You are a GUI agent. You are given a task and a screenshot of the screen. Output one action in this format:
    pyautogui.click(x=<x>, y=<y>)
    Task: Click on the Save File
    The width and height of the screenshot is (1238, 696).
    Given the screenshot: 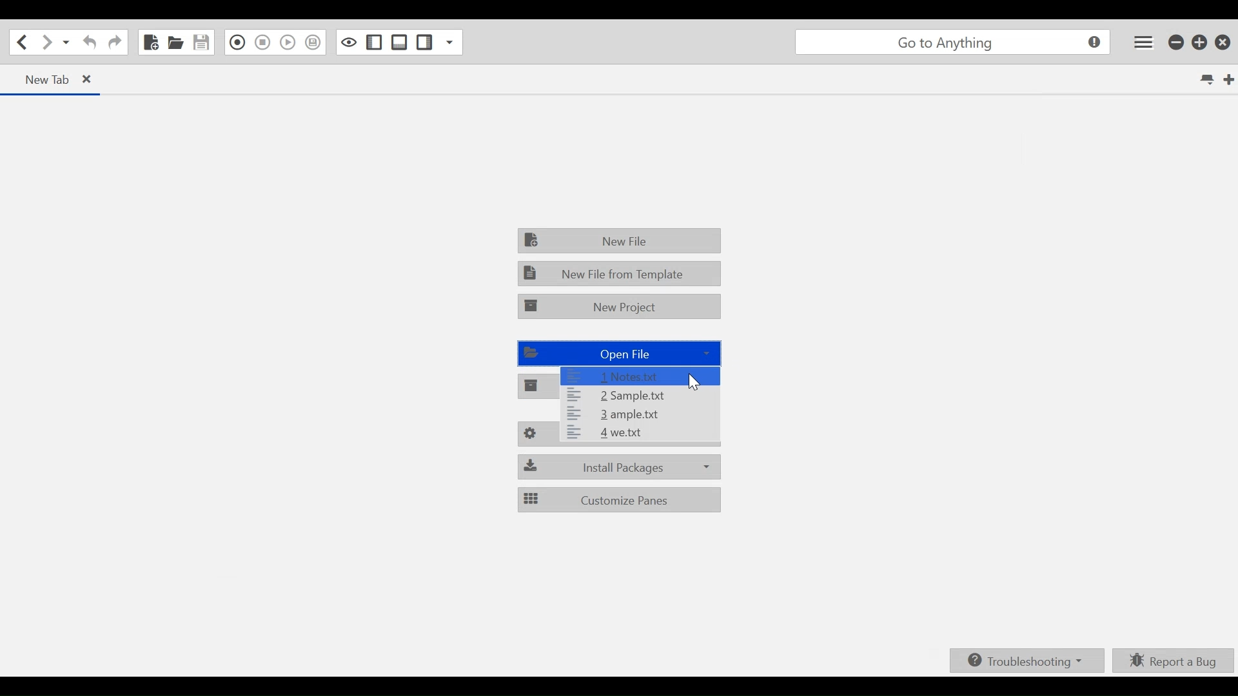 What is the action you would take?
    pyautogui.click(x=202, y=43)
    